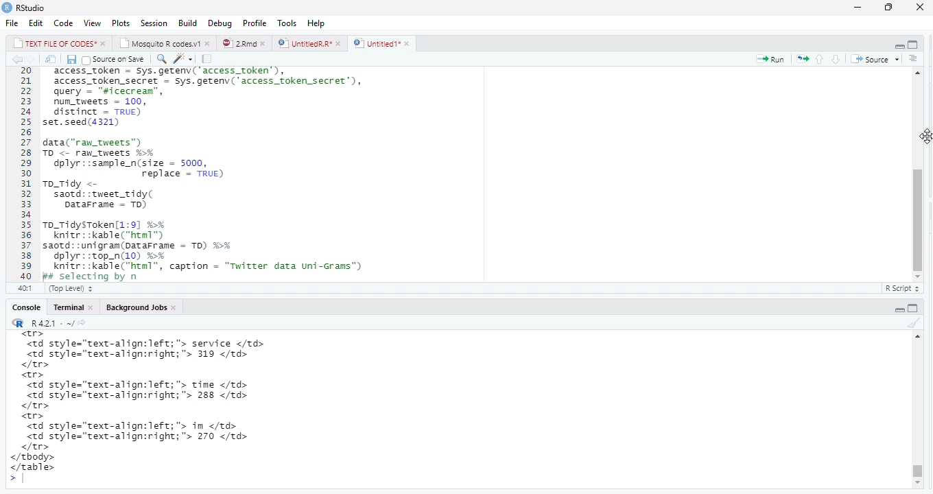 Image resolution: width=933 pixels, height=494 pixels. Describe the element at coordinates (164, 43) in the screenshot. I see `| Mosauito R codes.y!` at that location.